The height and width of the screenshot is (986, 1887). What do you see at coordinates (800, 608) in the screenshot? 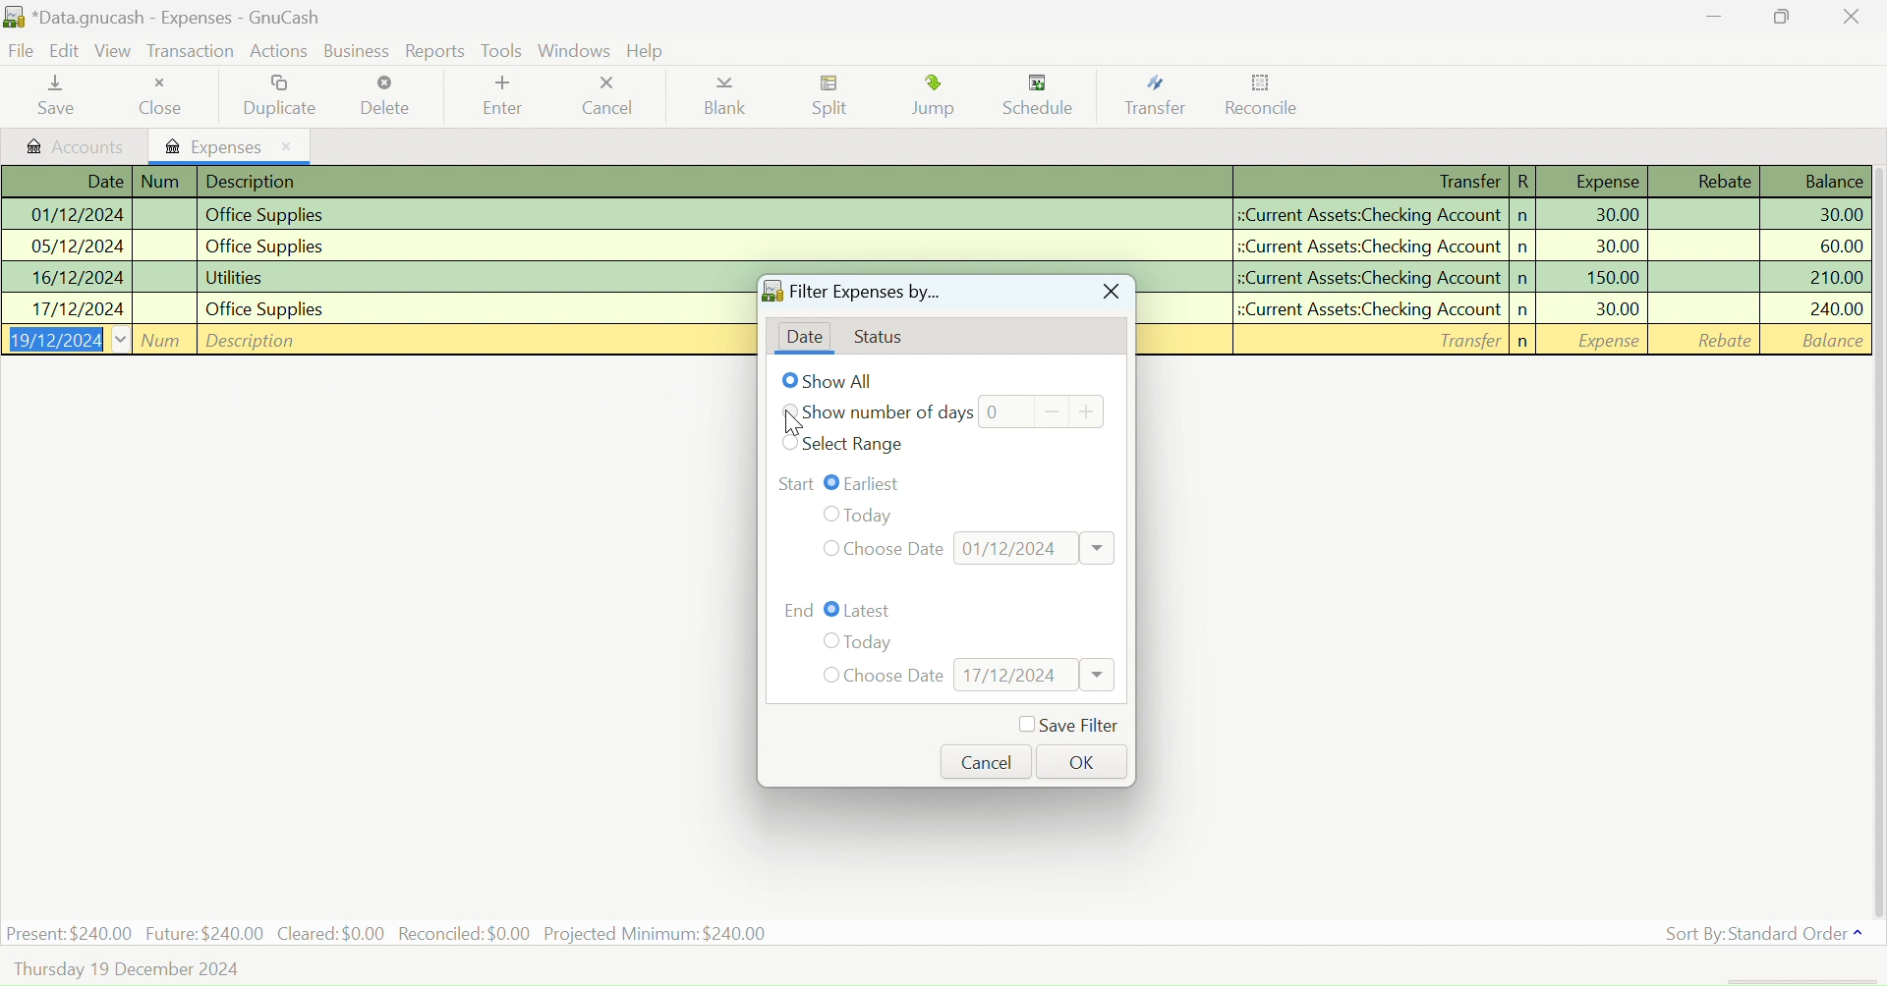
I see `Range End: Latest` at bounding box center [800, 608].